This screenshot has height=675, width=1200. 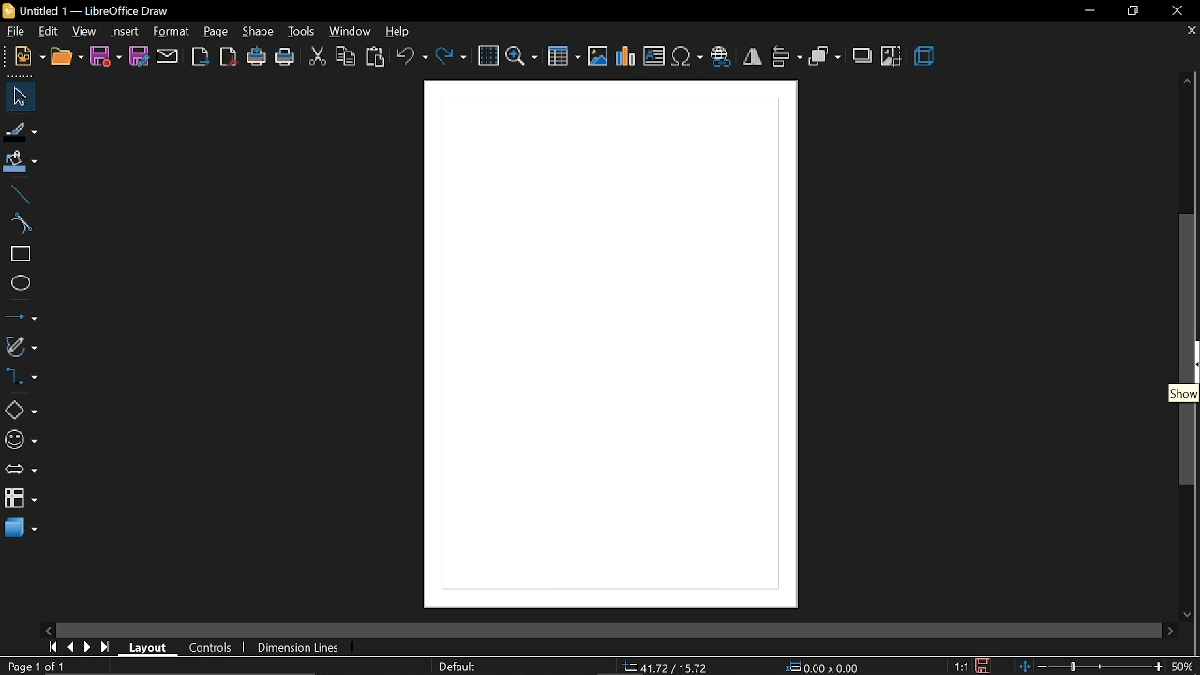 I want to click on symbol shapes, so click(x=22, y=442).